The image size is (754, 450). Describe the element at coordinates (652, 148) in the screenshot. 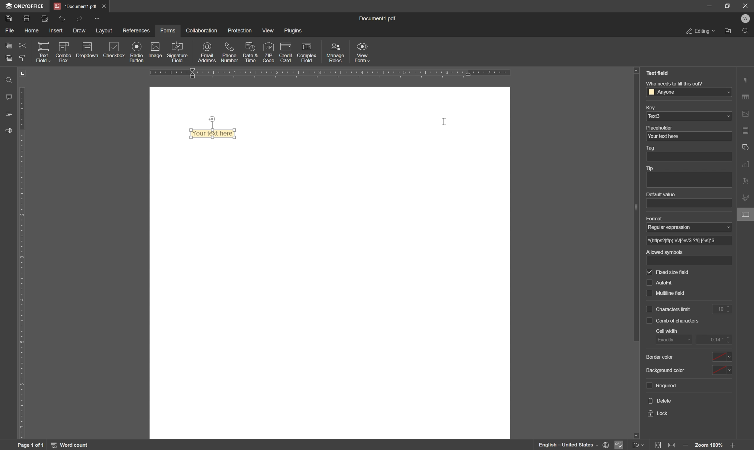

I see `tag` at that location.